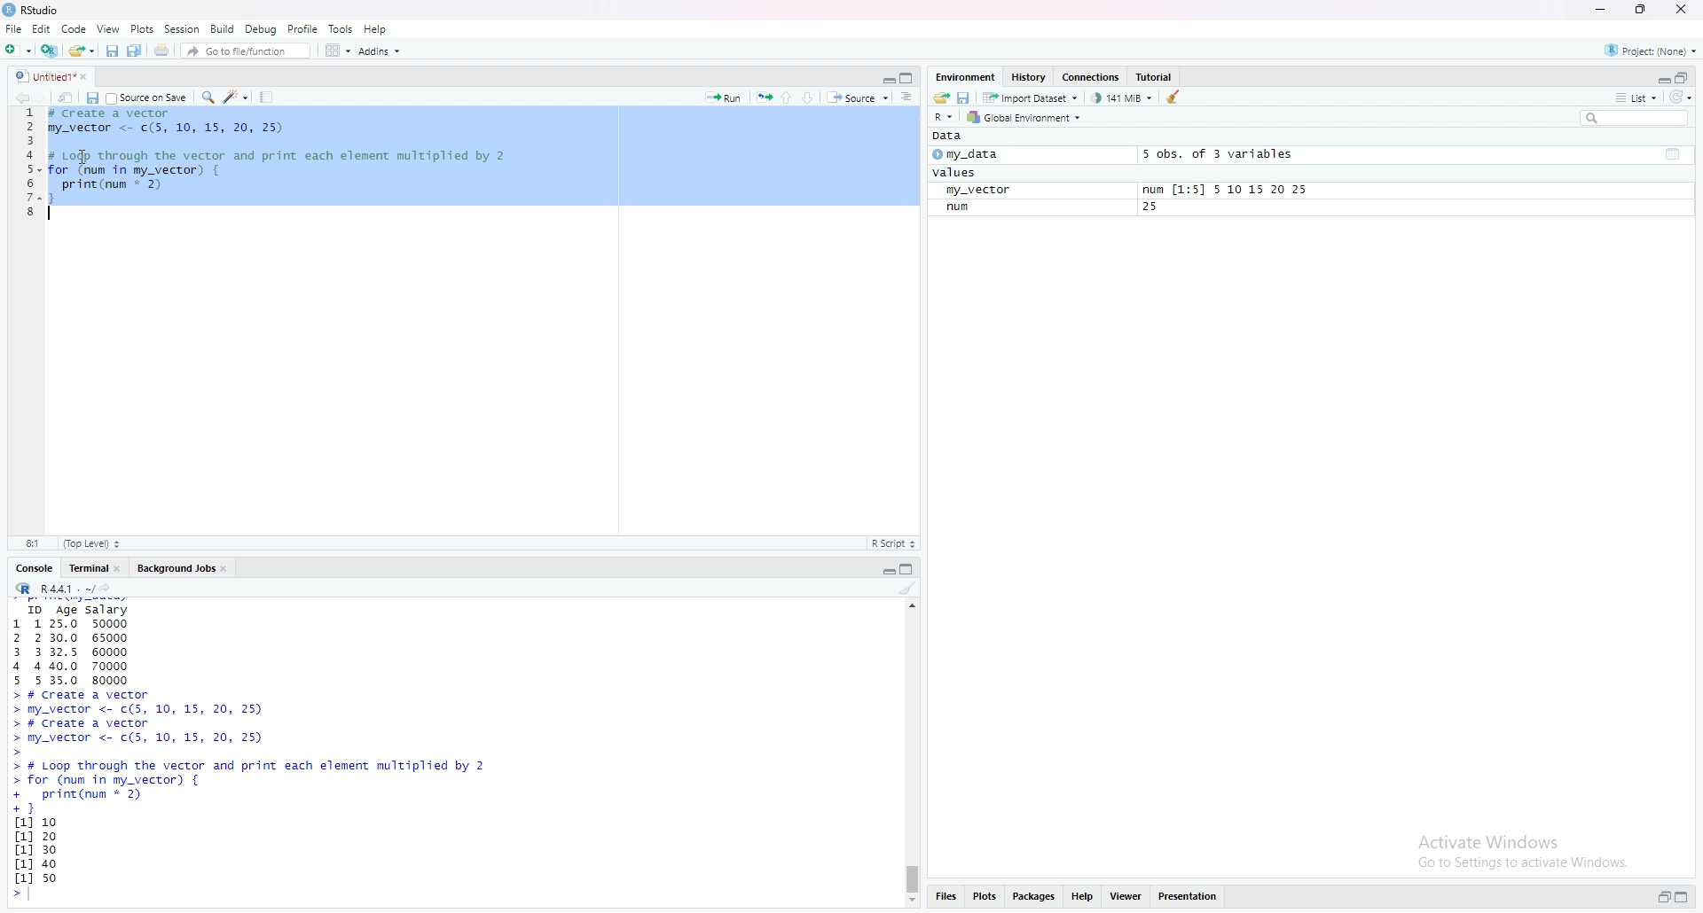 The image size is (1703, 913). What do you see at coordinates (1124, 98) in the screenshot?
I see `141 MB` at bounding box center [1124, 98].